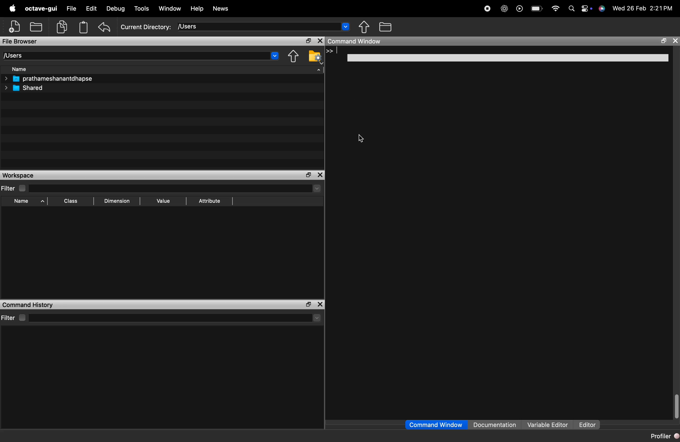  Describe the element at coordinates (360, 138) in the screenshot. I see `cursor` at that location.